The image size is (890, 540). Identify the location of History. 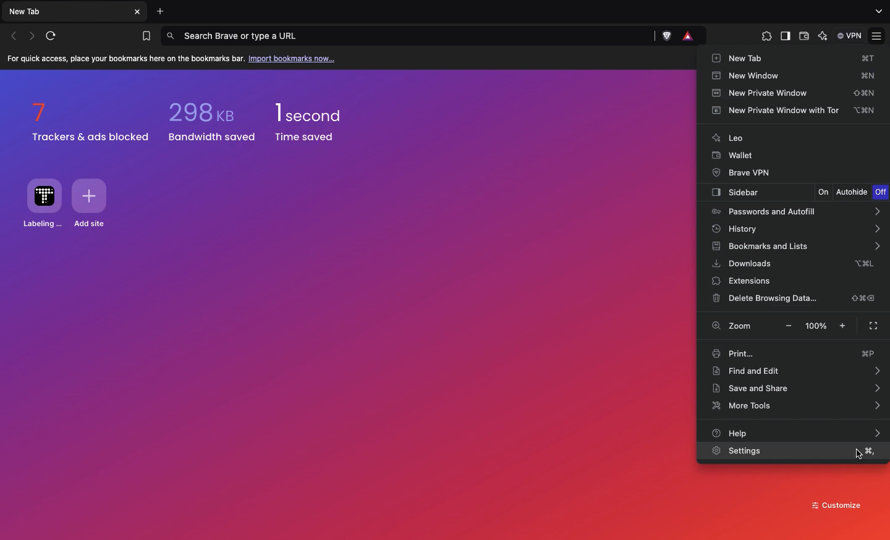
(791, 228).